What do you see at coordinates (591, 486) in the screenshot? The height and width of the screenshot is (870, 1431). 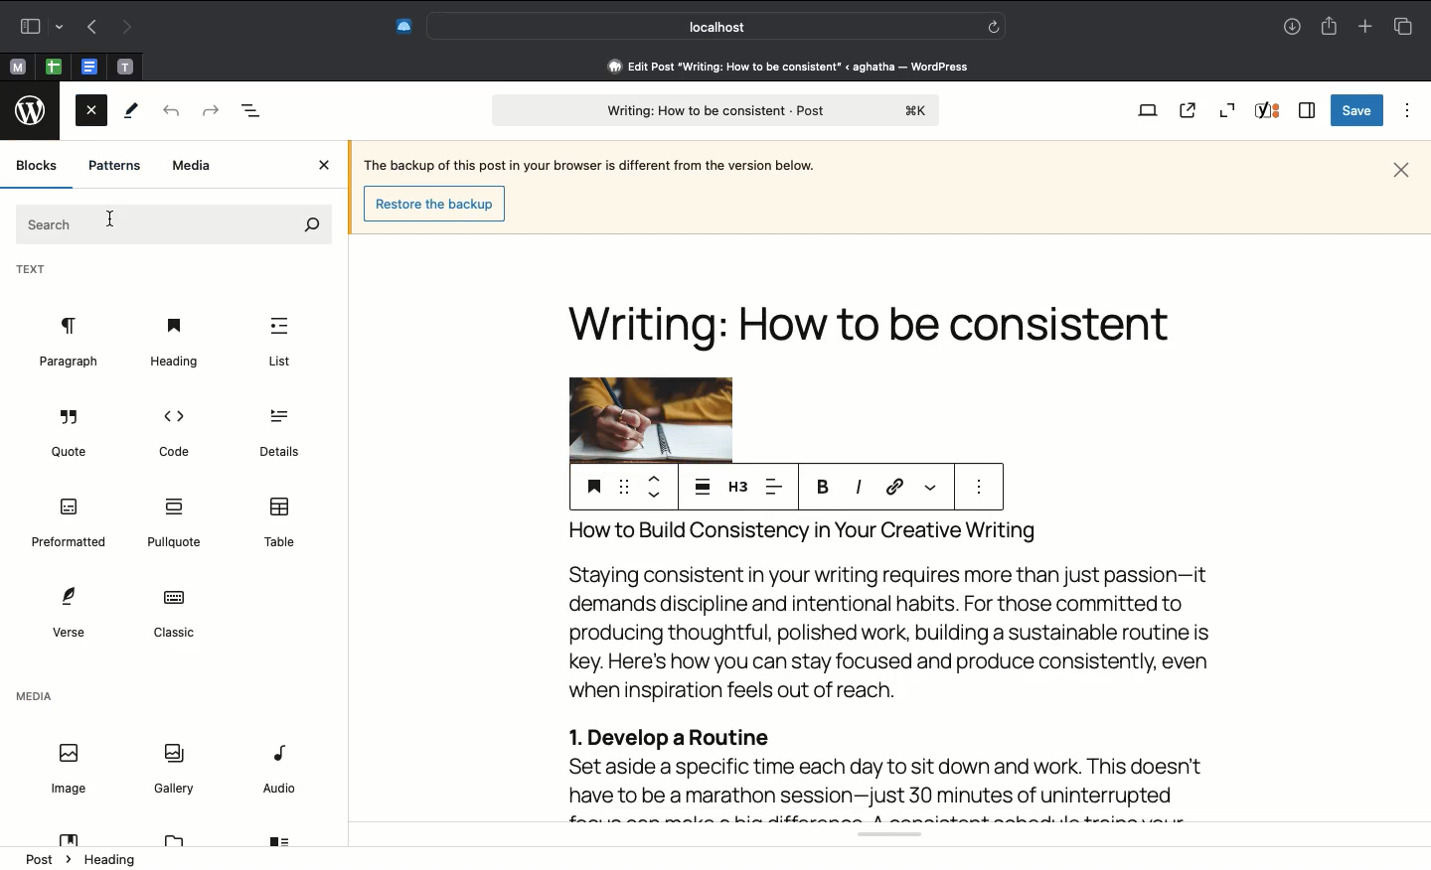 I see `Save` at bounding box center [591, 486].